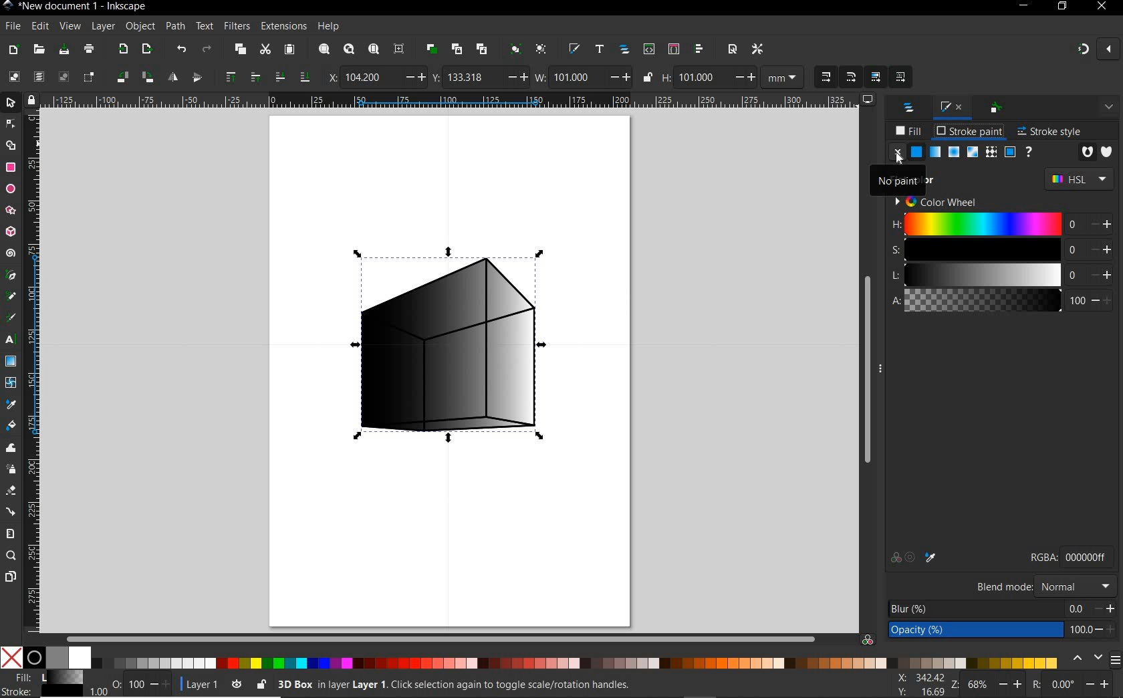 Image resolution: width=1123 pixels, height=698 pixels. I want to click on OBJECT, so click(138, 25).